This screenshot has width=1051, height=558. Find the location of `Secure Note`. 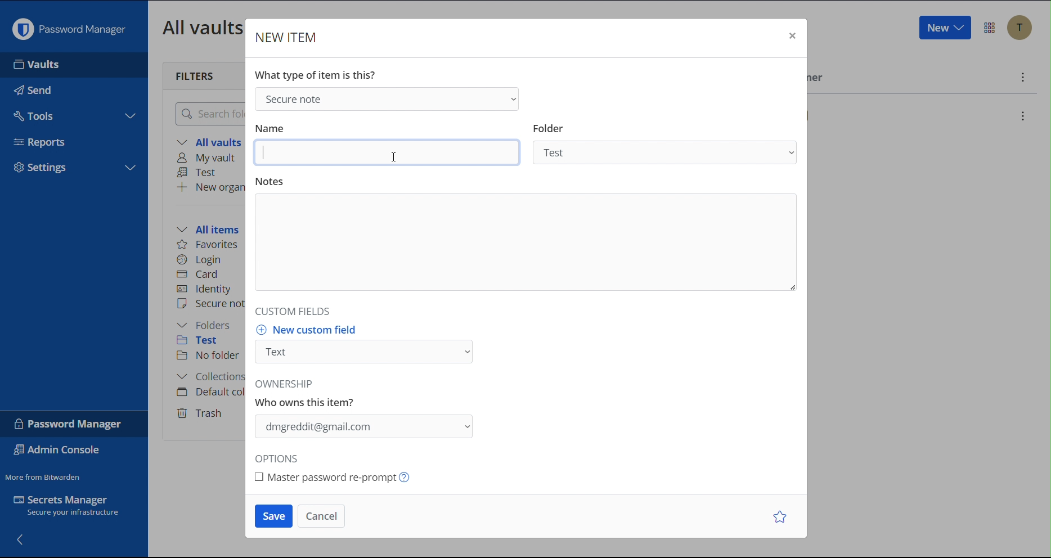

Secure Note is located at coordinates (385, 98).